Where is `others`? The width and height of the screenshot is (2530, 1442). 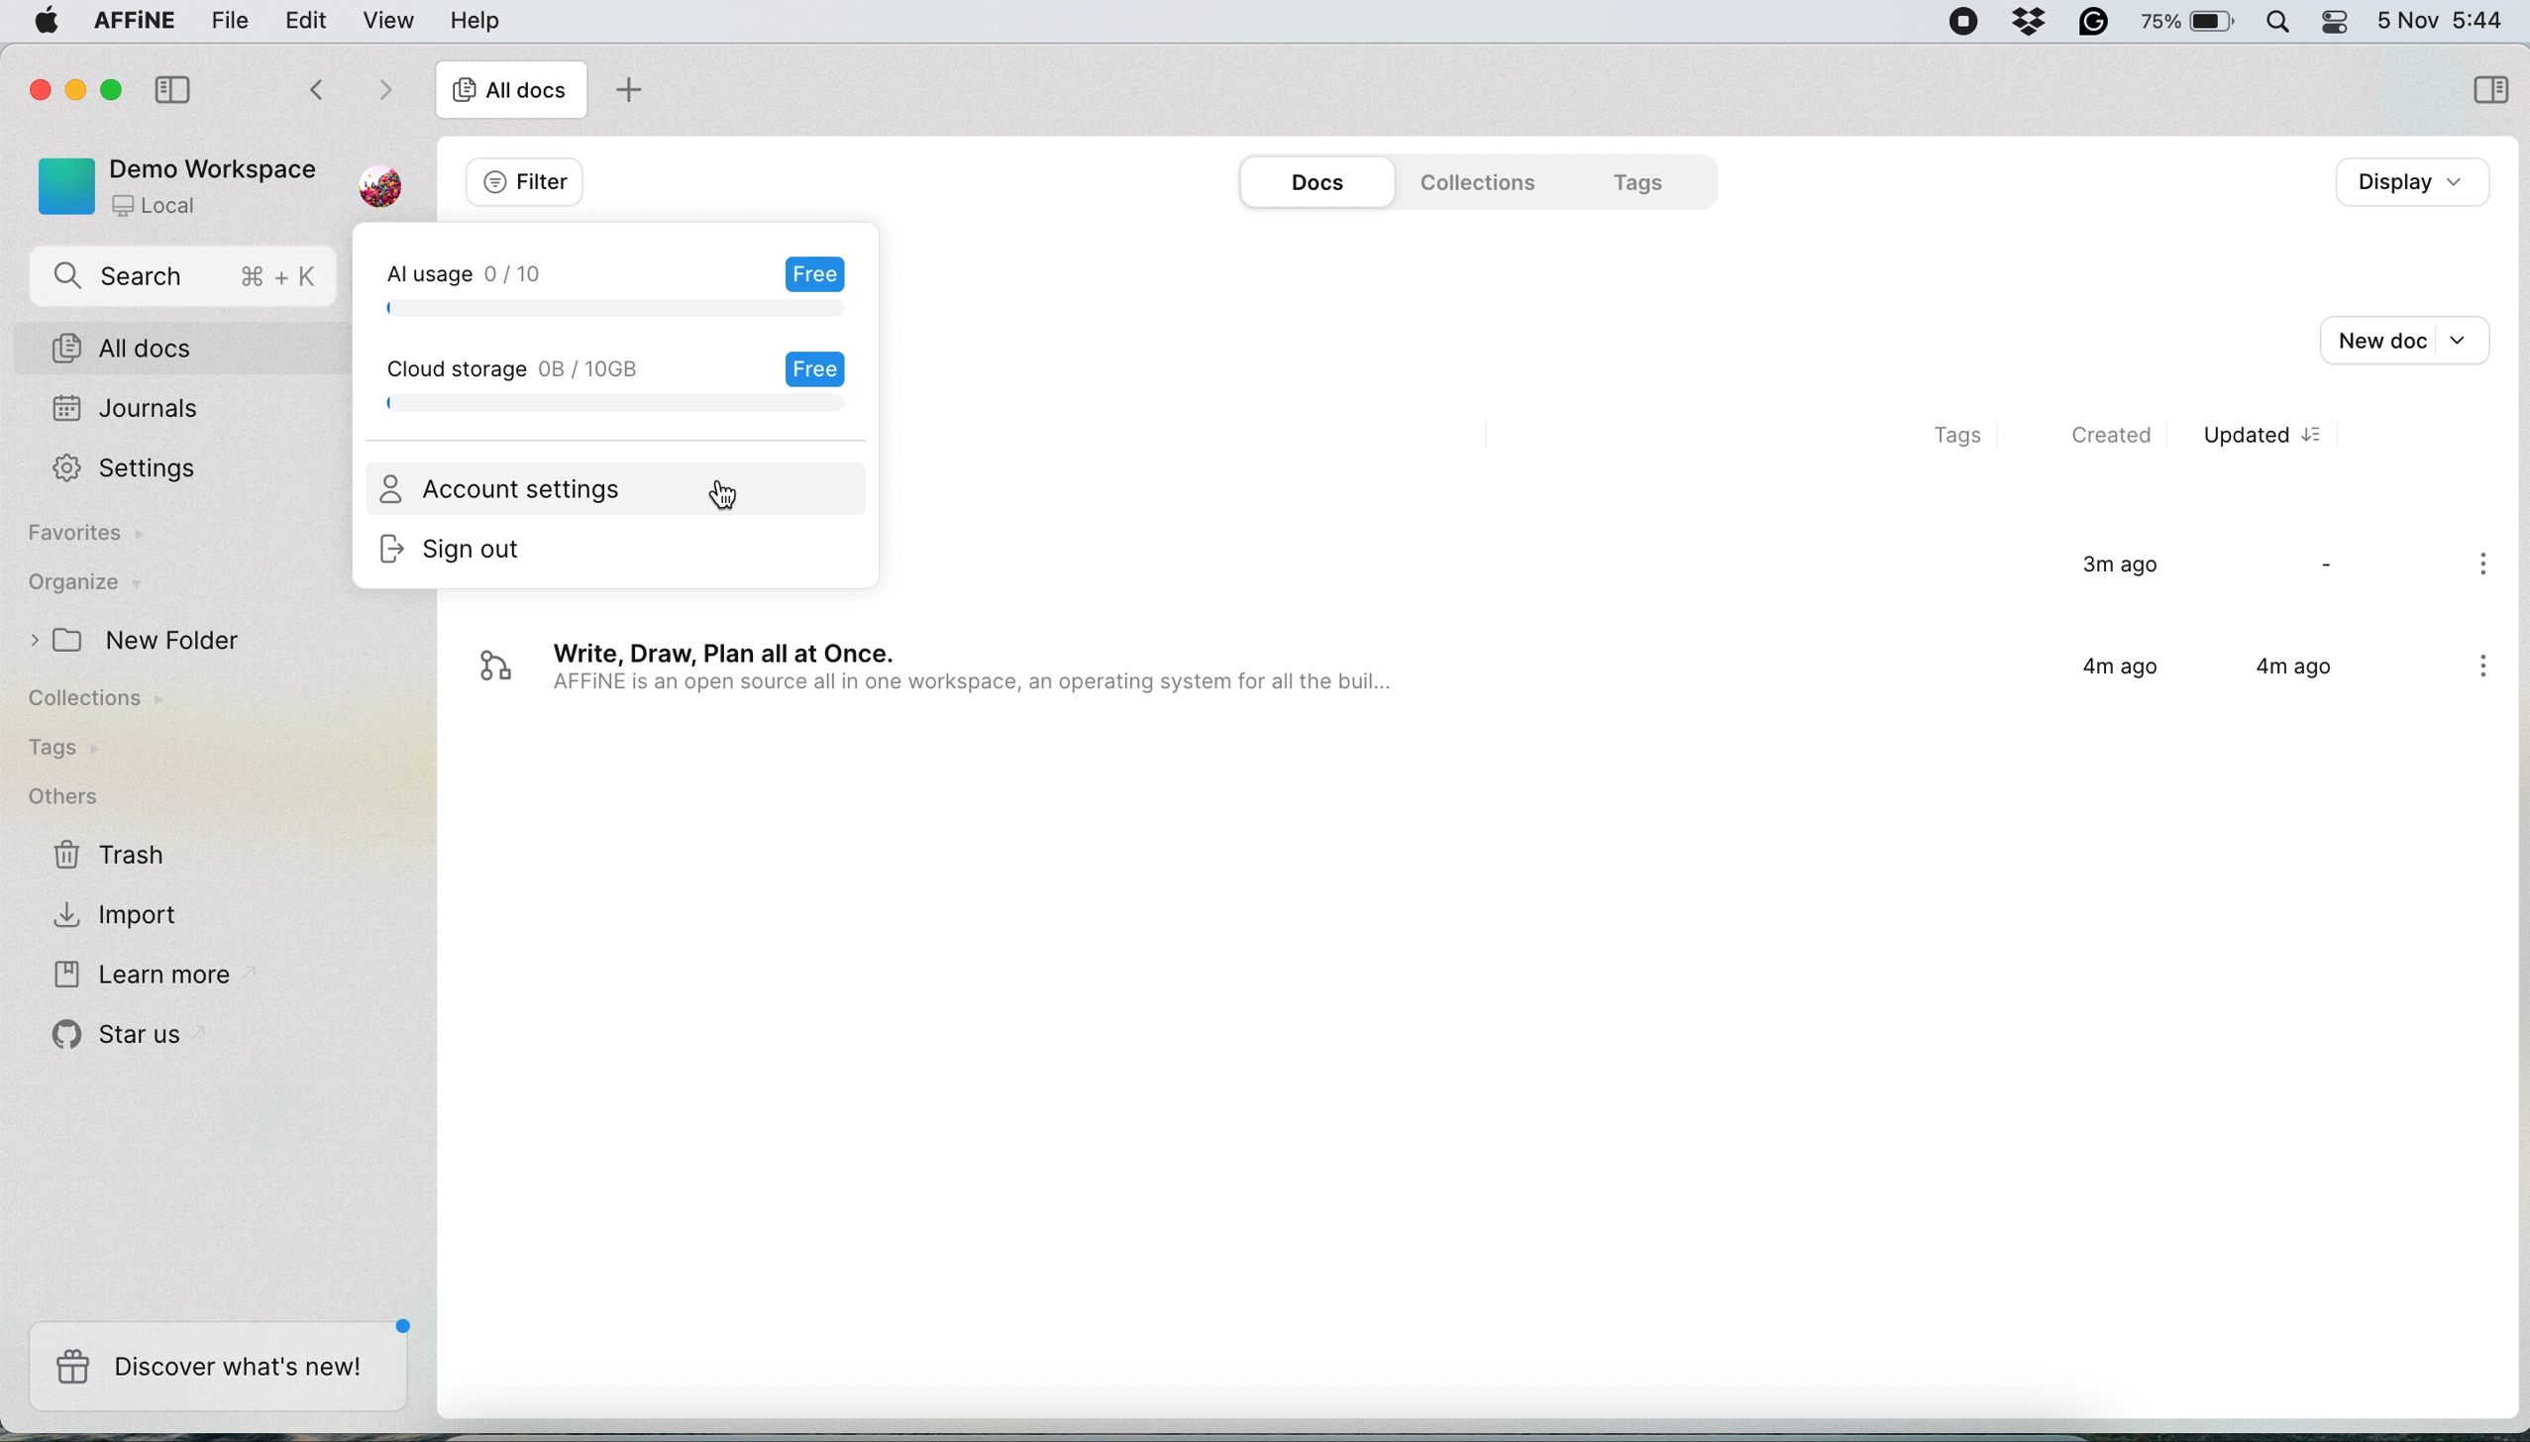
others is located at coordinates (63, 797).